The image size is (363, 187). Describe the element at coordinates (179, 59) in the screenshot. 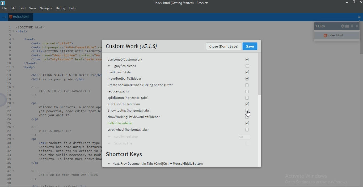

I see `uselconsOfCustomWork` at that location.